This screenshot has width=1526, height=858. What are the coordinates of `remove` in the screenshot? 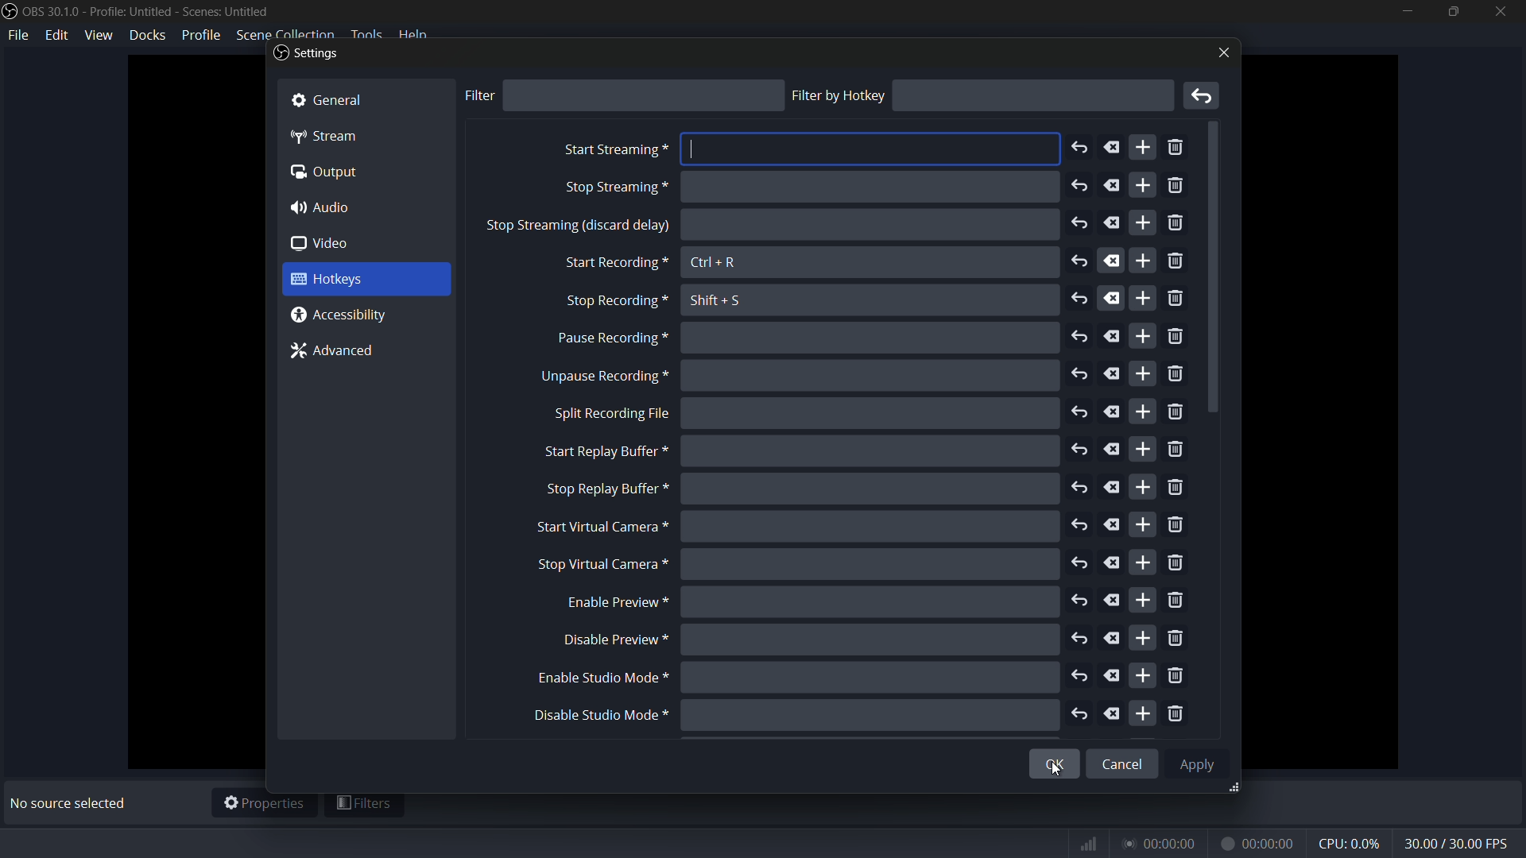 It's located at (1204, 96).